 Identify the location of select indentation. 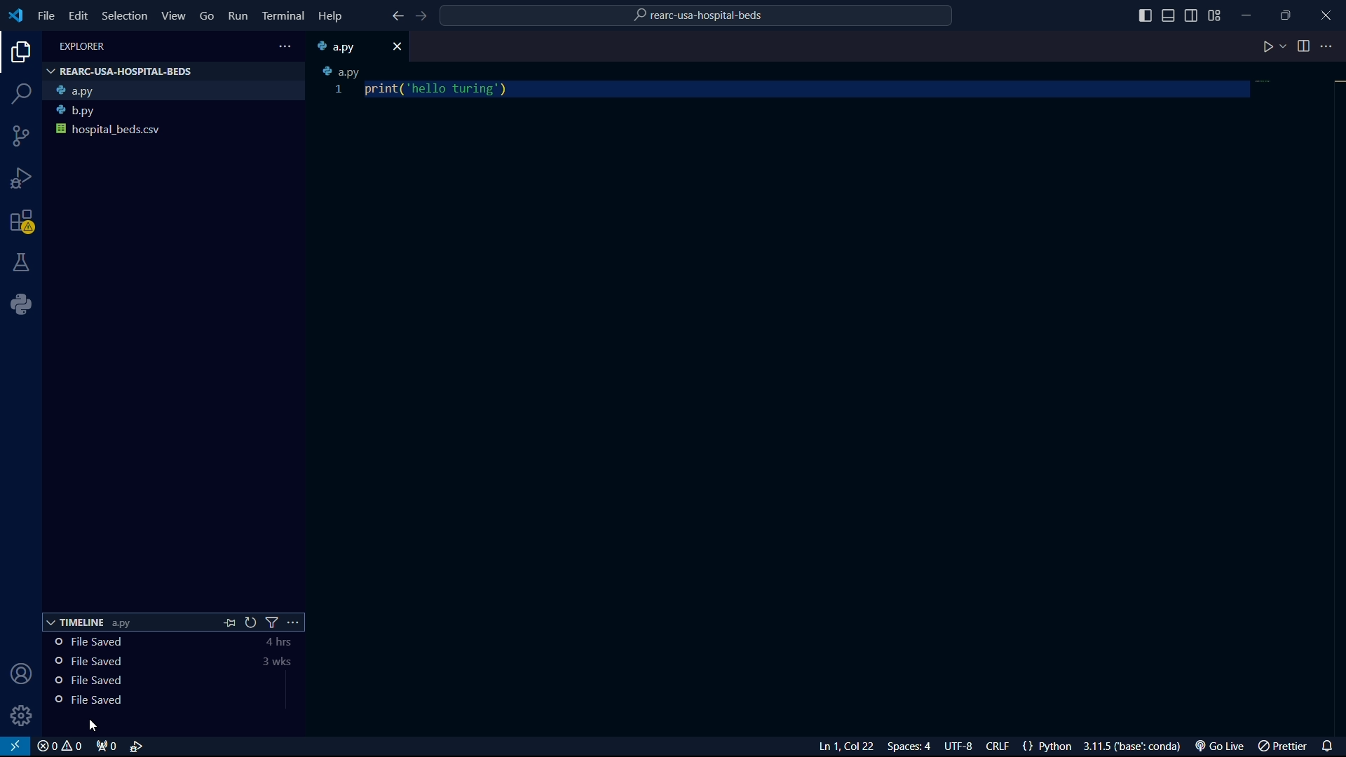
(909, 748).